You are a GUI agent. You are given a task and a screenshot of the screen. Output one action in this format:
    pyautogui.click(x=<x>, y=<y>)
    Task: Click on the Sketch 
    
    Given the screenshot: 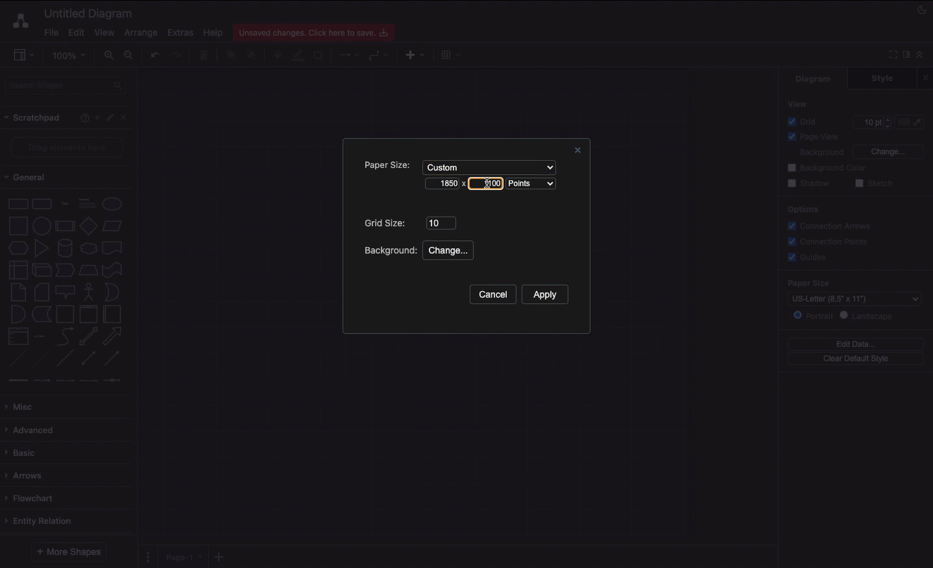 What is the action you would take?
    pyautogui.click(x=875, y=184)
    